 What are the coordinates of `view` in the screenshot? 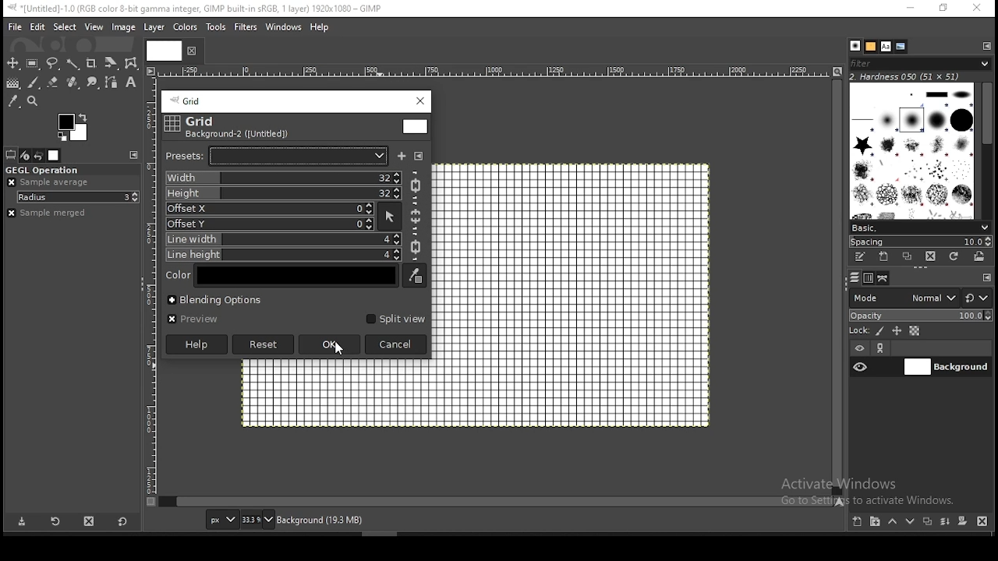 It's located at (94, 26).